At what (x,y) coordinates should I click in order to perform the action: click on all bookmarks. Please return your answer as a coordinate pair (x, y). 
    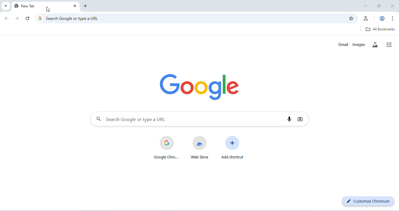
    Looking at the image, I should click on (381, 29).